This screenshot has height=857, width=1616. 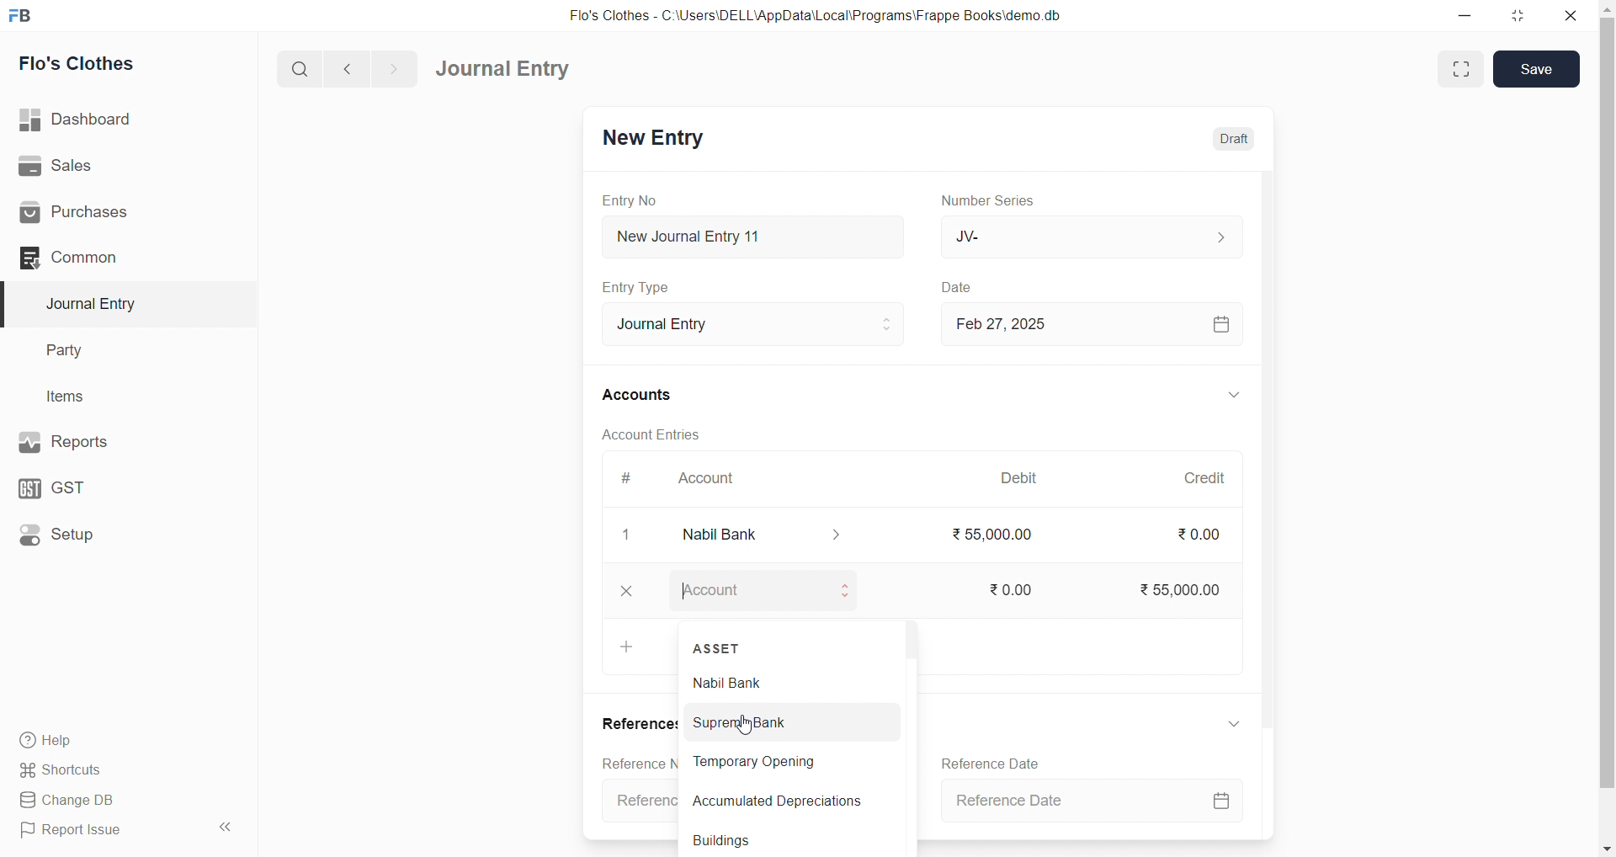 I want to click on Entry No, so click(x=633, y=201).